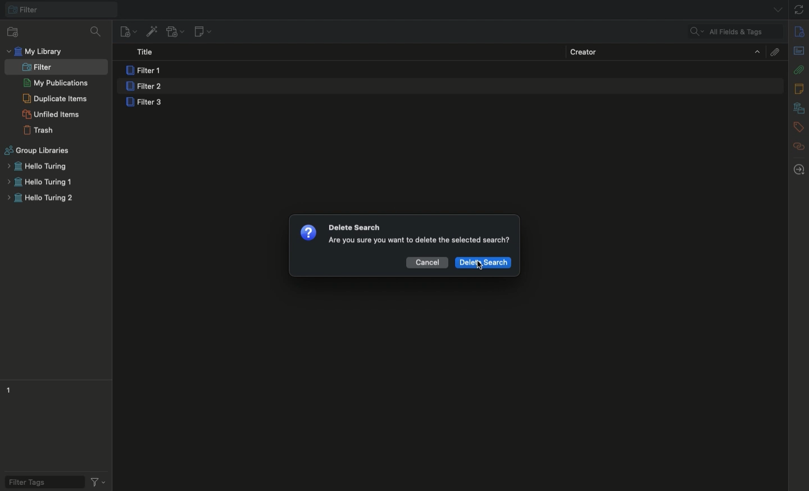 This screenshot has width=809, height=491. Describe the element at coordinates (419, 242) in the screenshot. I see `Are you sure you want to delete the selected search` at that location.